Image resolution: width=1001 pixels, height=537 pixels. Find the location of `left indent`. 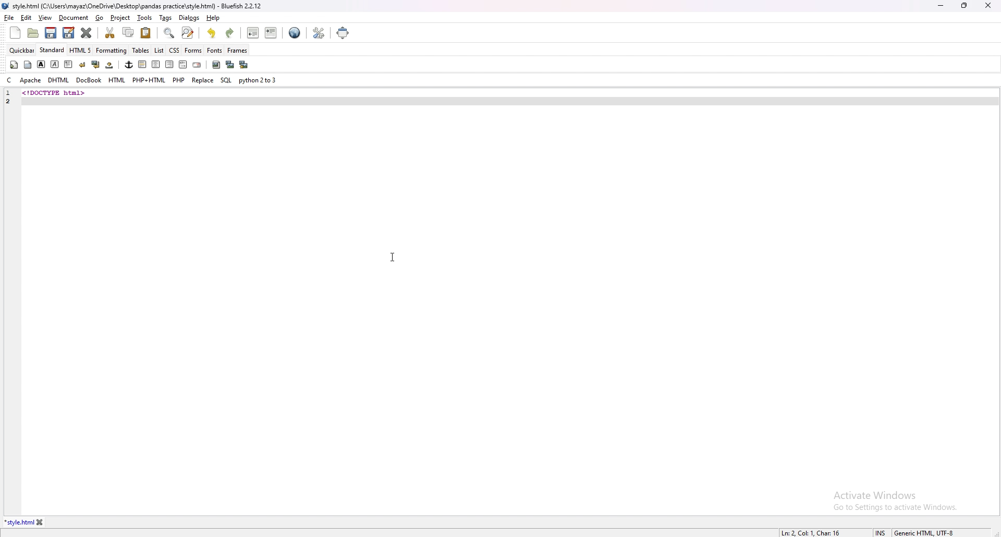

left indent is located at coordinates (141, 64).